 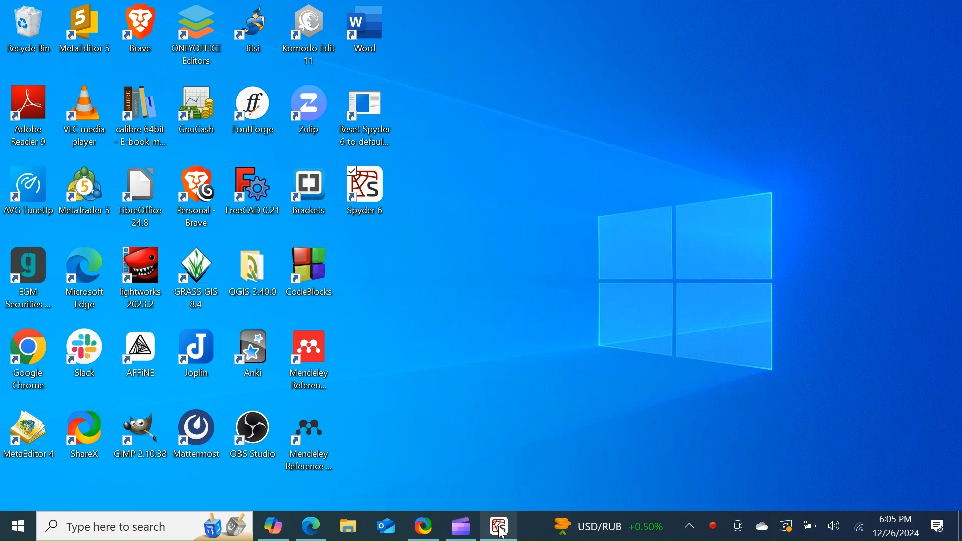 I want to click on File Explorer Desktop Icon, so click(x=347, y=525).